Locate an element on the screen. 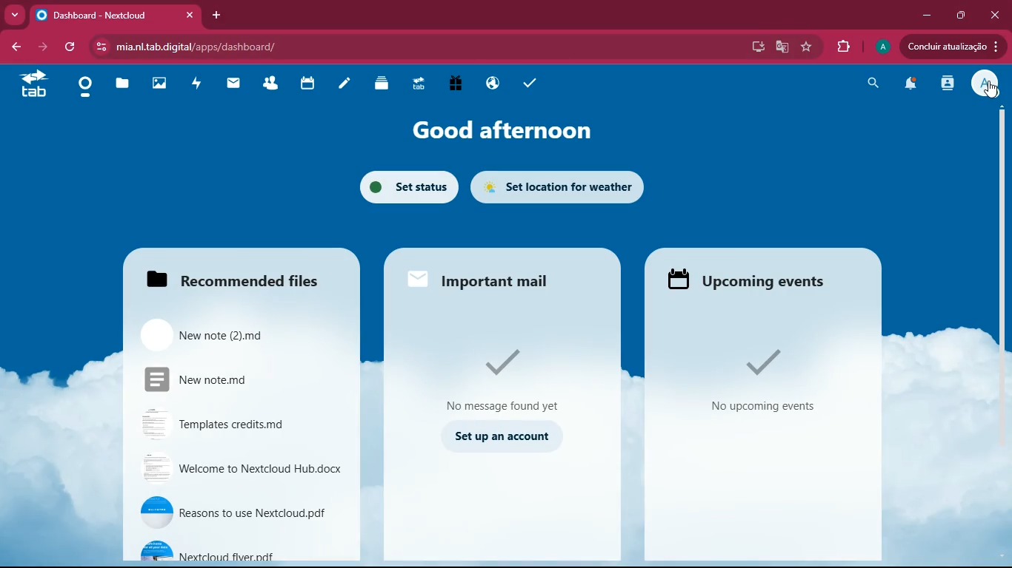 This screenshot has height=568, width=1012. mail is located at coordinates (233, 85).